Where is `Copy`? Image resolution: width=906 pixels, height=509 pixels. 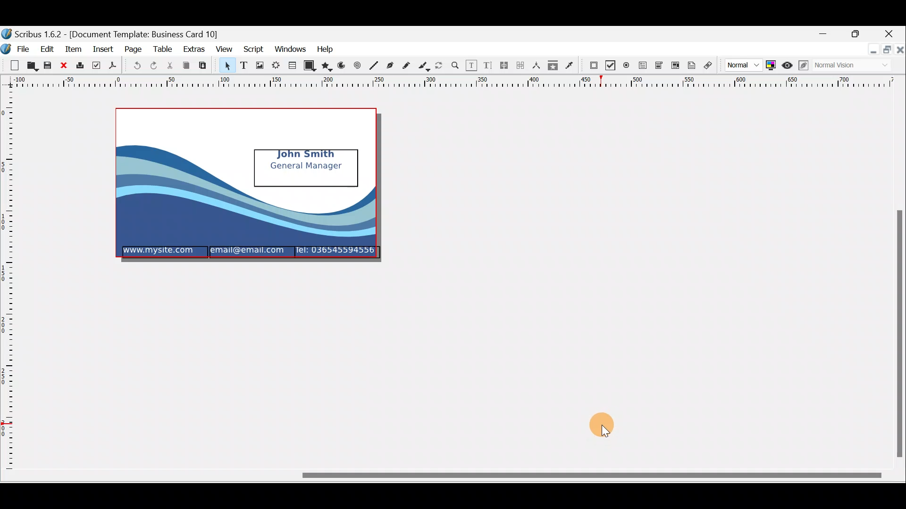
Copy is located at coordinates (187, 67).